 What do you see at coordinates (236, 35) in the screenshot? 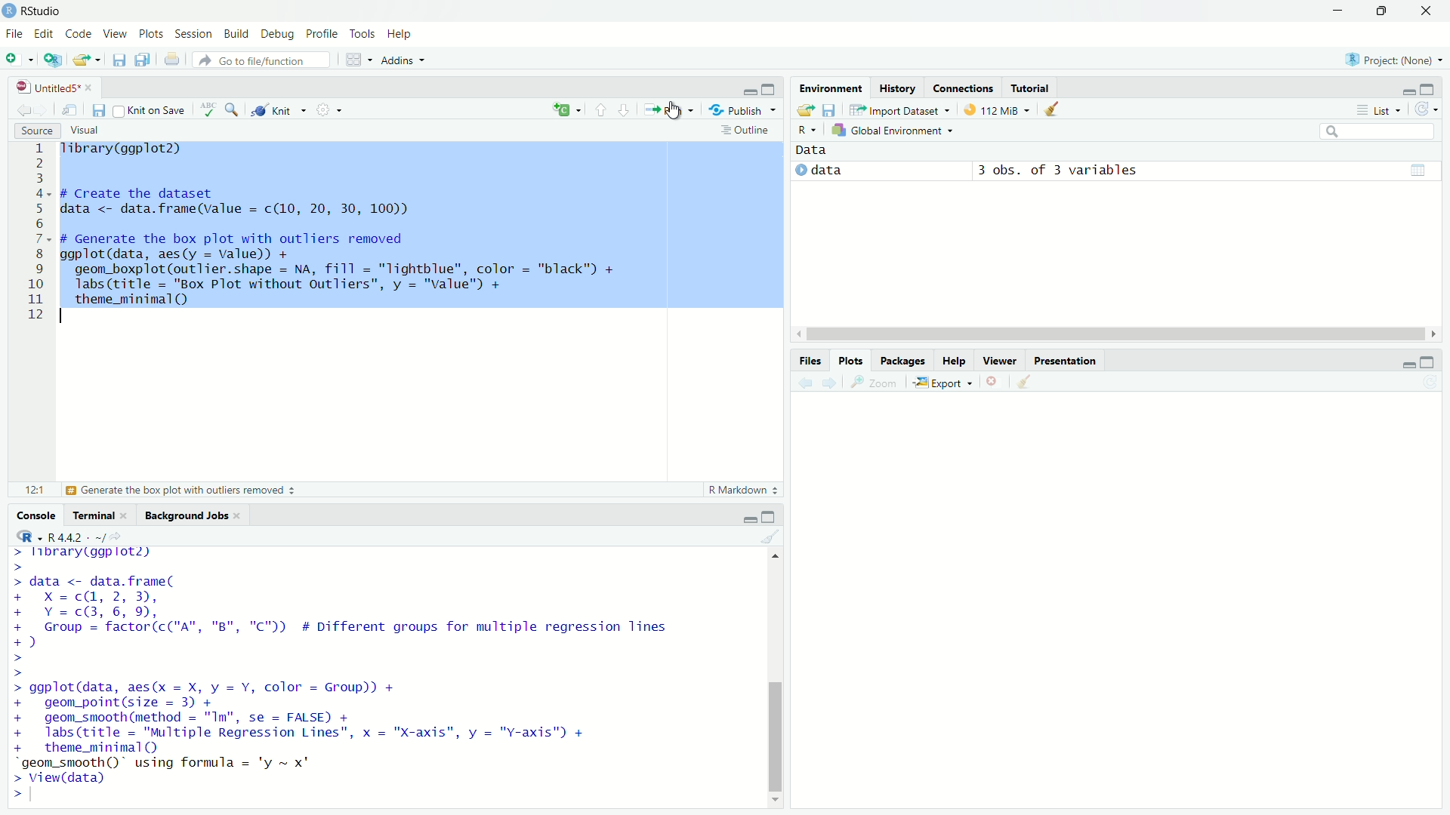
I see `n Build` at bounding box center [236, 35].